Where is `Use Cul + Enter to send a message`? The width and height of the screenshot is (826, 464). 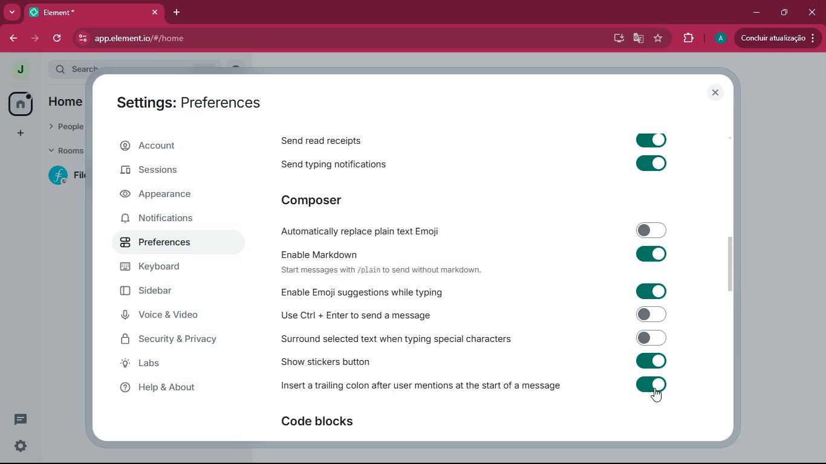 Use Cul + Enter to send a message is located at coordinates (472, 315).